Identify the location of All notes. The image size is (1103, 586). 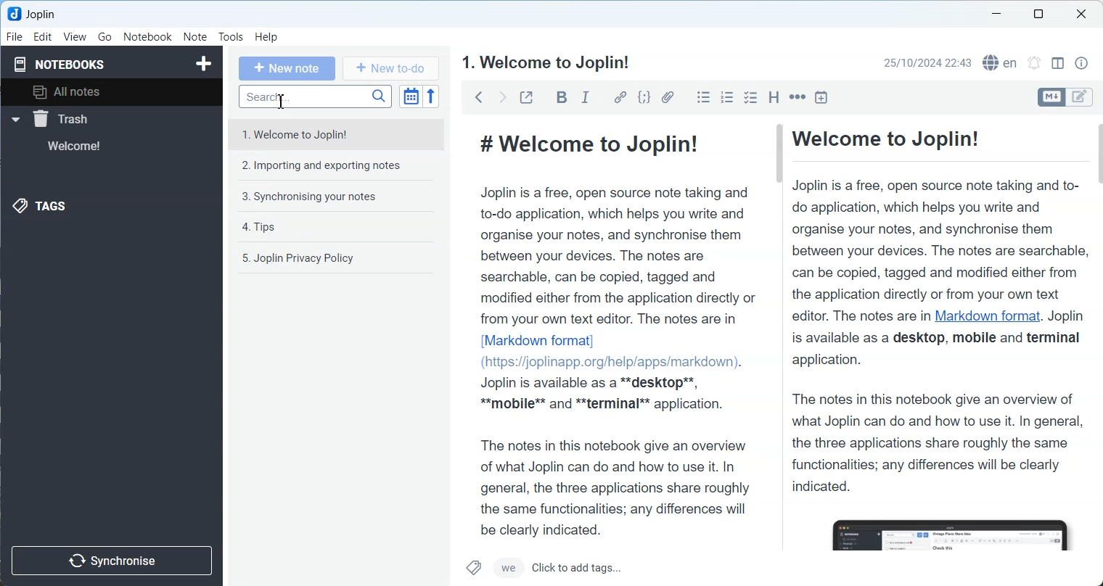
(117, 93).